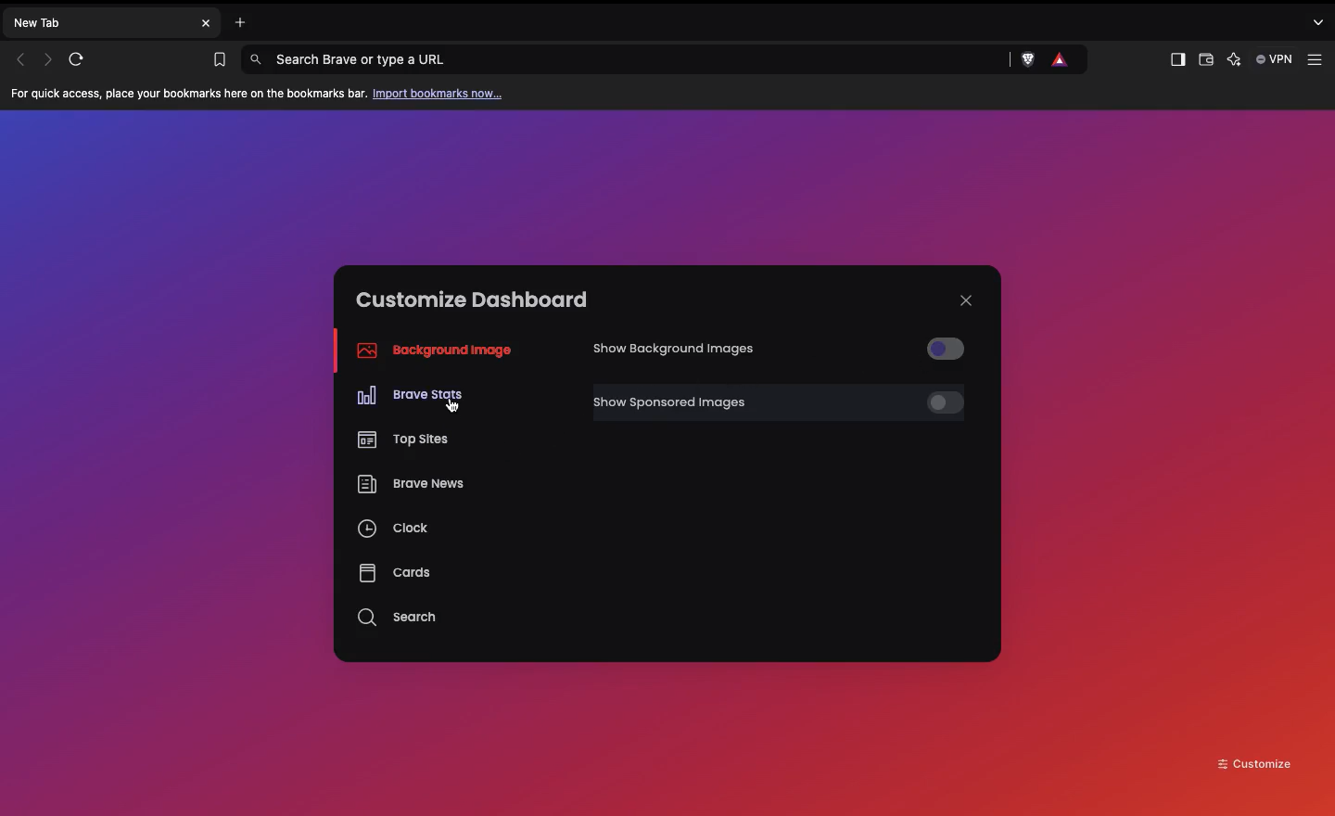 The image size is (1335, 816). What do you see at coordinates (451, 407) in the screenshot?
I see `Cursor` at bounding box center [451, 407].